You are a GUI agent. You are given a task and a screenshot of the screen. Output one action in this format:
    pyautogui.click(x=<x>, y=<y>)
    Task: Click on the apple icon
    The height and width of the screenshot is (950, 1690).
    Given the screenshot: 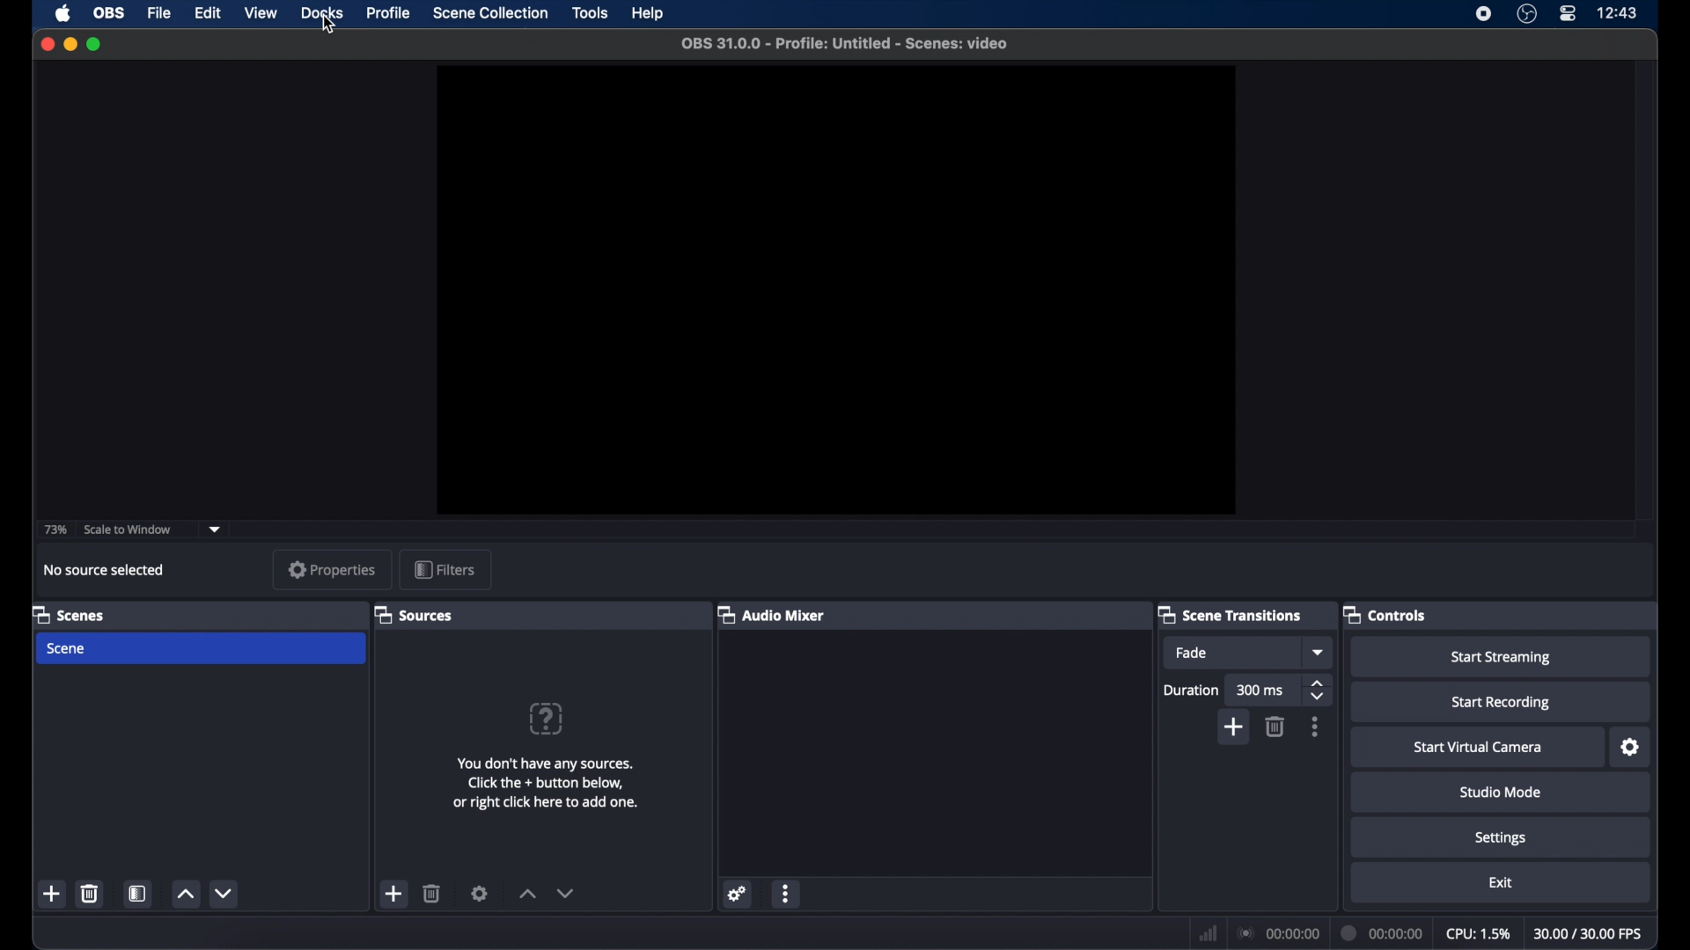 What is the action you would take?
    pyautogui.click(x=62, y=13)
    